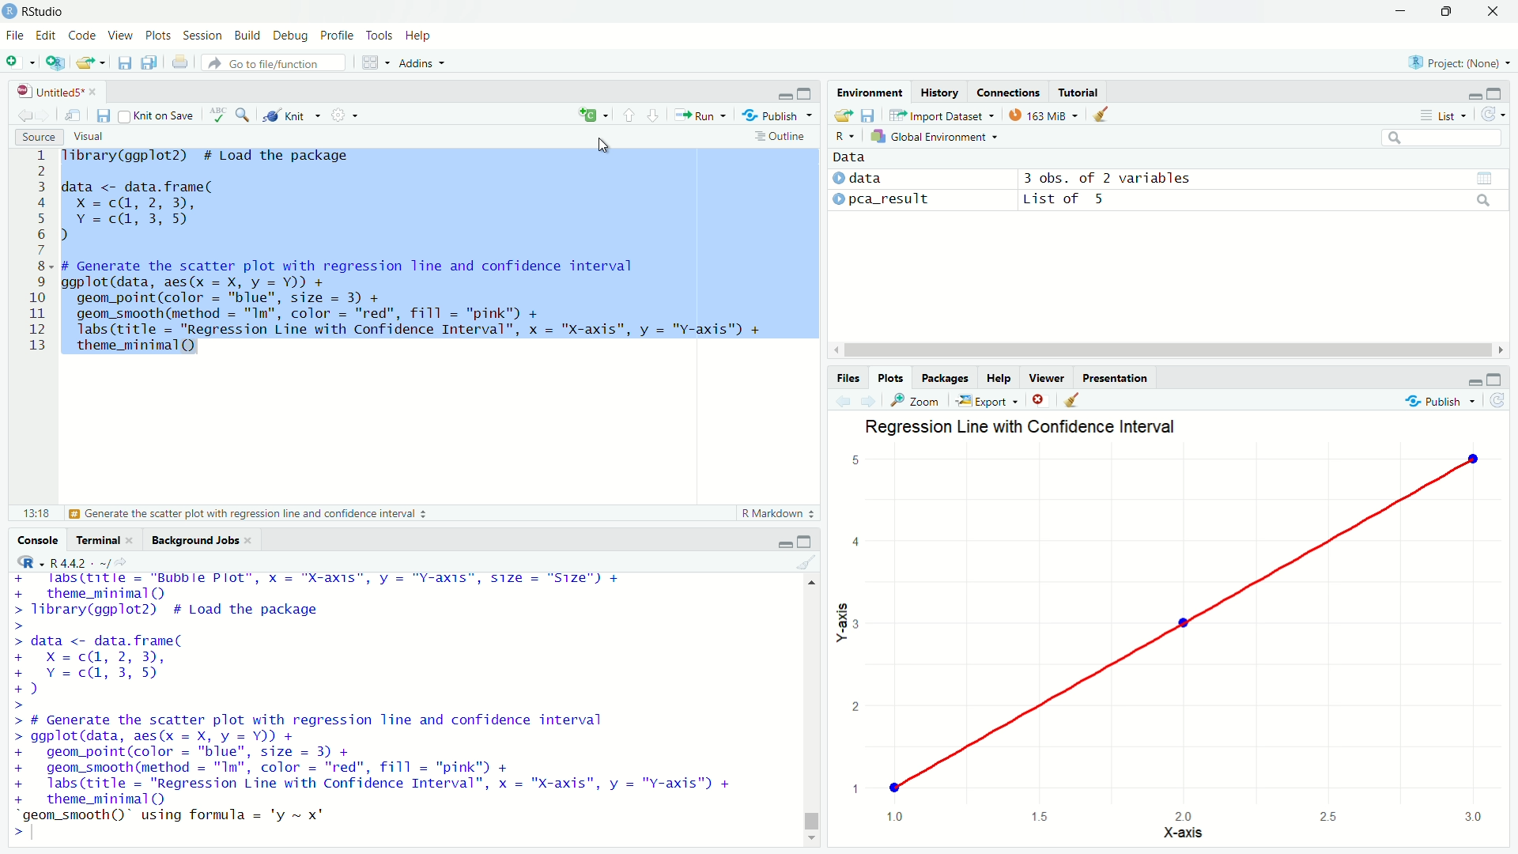 The image size is (1518, 854). What do you see at coordinates (35, 11) in the screenshot?
I see `RStudio` at bounding box center [35, 11].